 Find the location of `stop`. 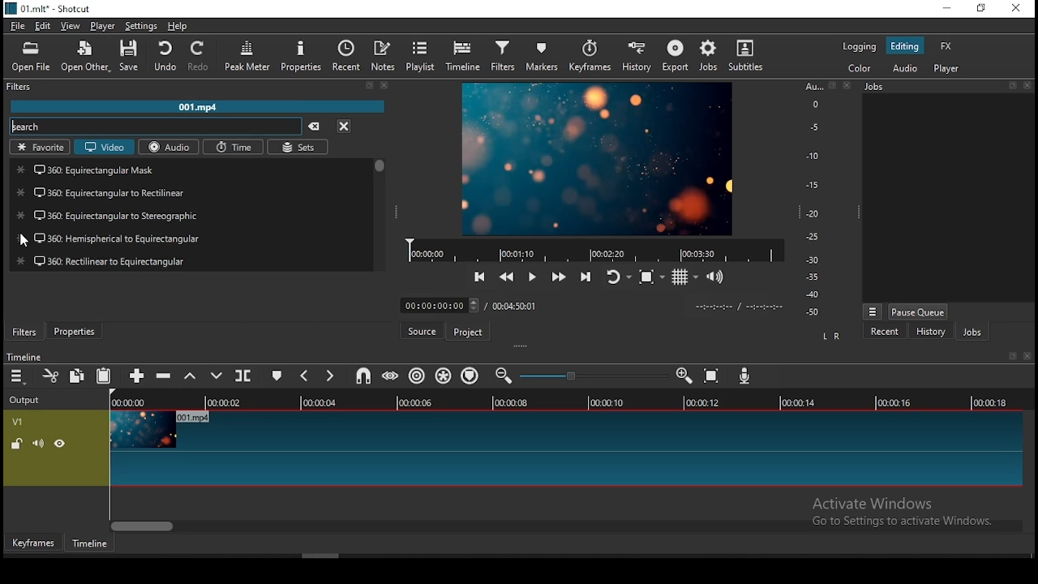

stop is located at coordinates (651, 279).